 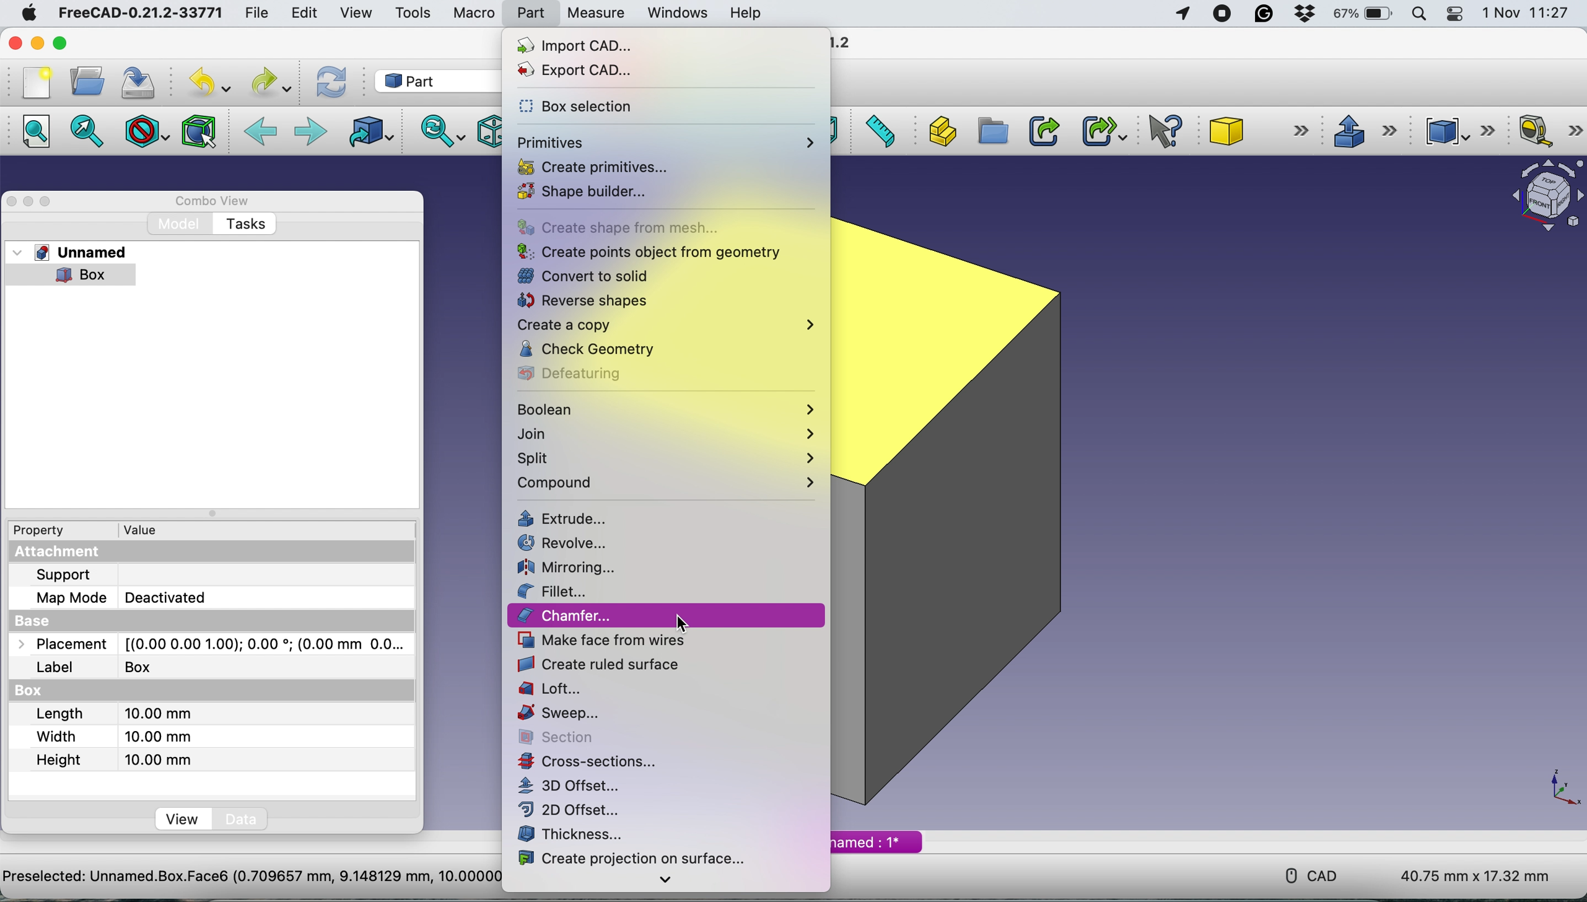 What do you see at coordinates (1043, 131) in the screenshot?
I see `make link` at bounding box center [1043, 131].